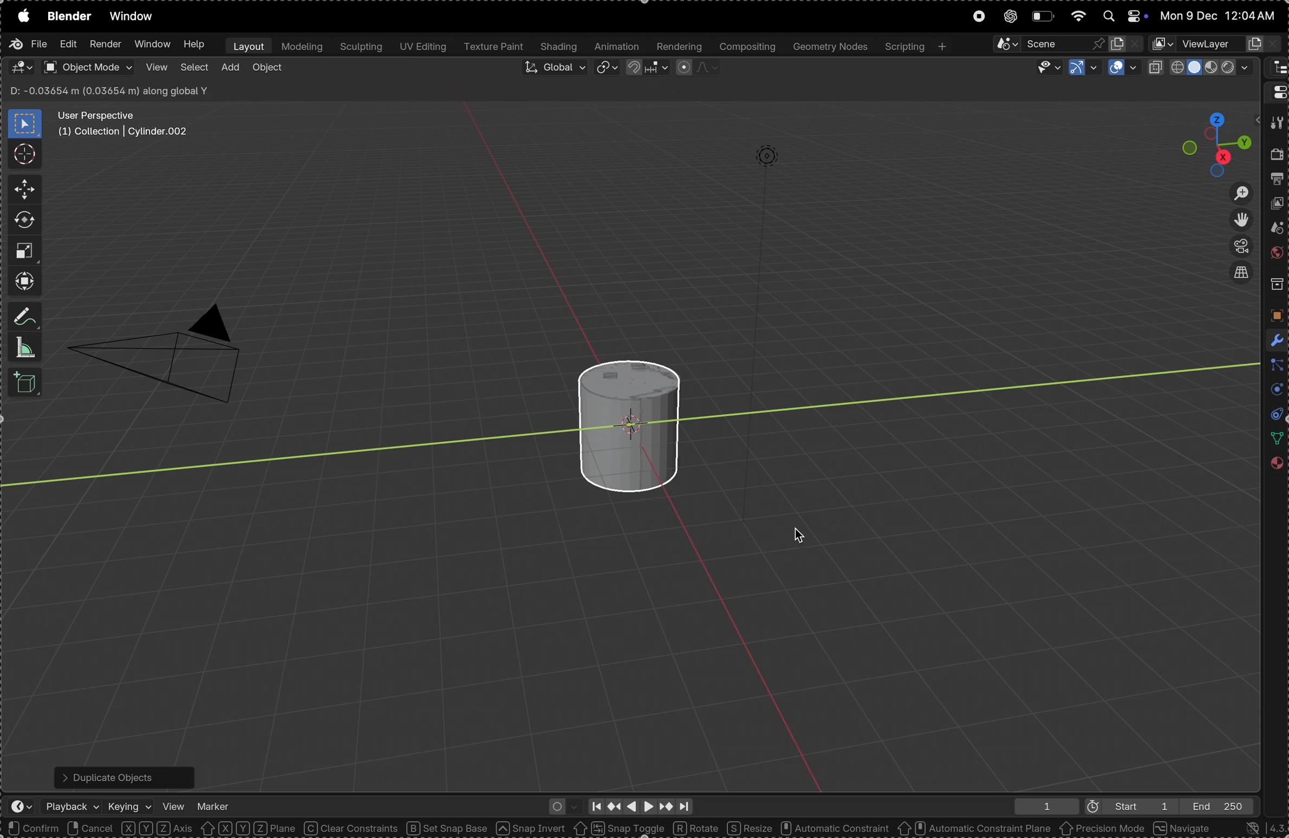  Describe the element at coordinates (230, 68) in the screenshot. I see `add` at that location.